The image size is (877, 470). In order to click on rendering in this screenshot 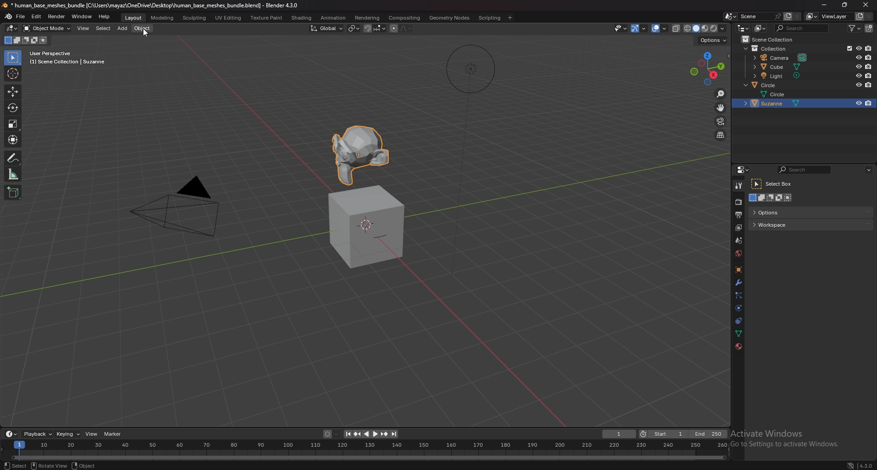, I will do `click(368, 18)`.